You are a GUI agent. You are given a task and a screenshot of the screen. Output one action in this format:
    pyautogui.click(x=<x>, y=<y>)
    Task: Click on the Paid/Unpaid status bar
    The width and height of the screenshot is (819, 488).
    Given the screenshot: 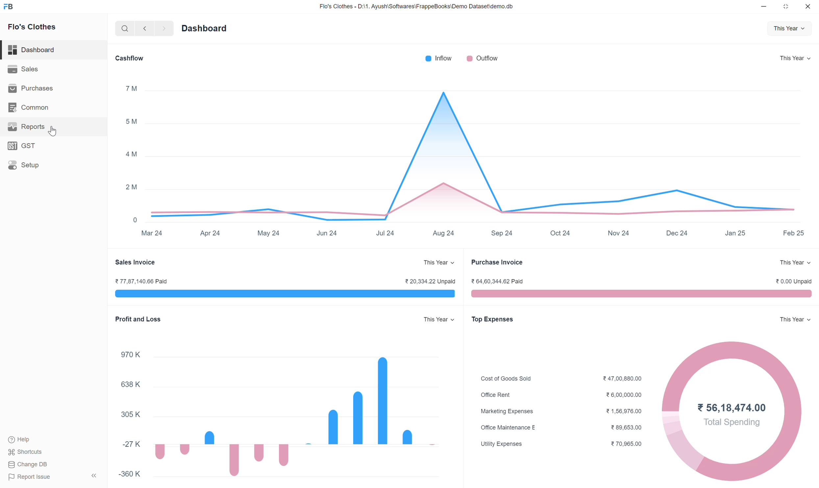 What is the action you would take?
    pyautogui.click(x=645, y=295)
    